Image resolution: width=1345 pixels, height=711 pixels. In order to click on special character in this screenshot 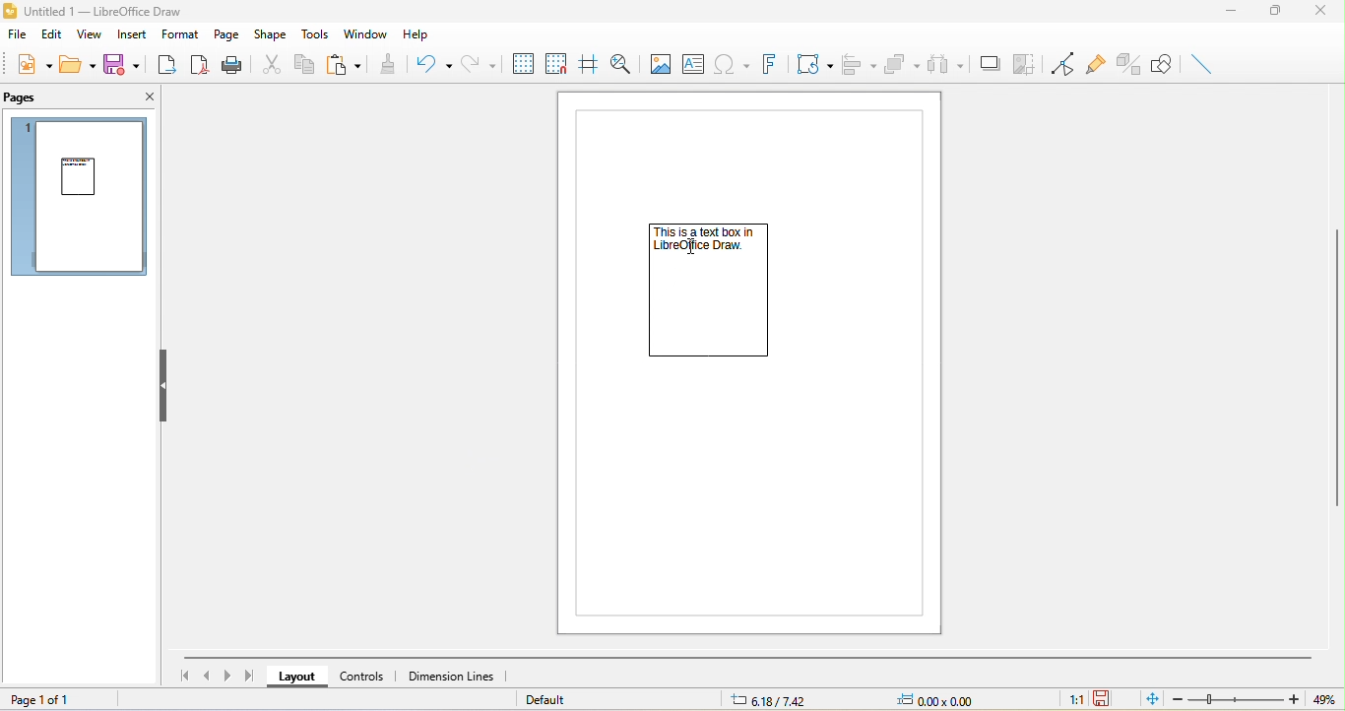, I will do `click(734, 65)`.